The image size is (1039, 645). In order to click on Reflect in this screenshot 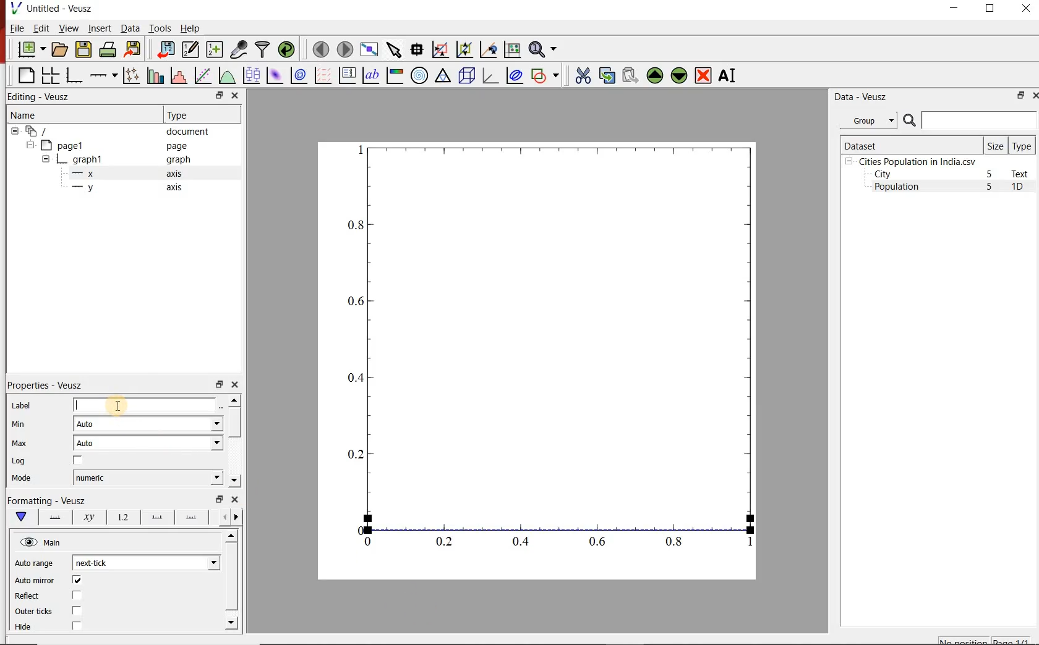, I will do `click(31, 596)`.